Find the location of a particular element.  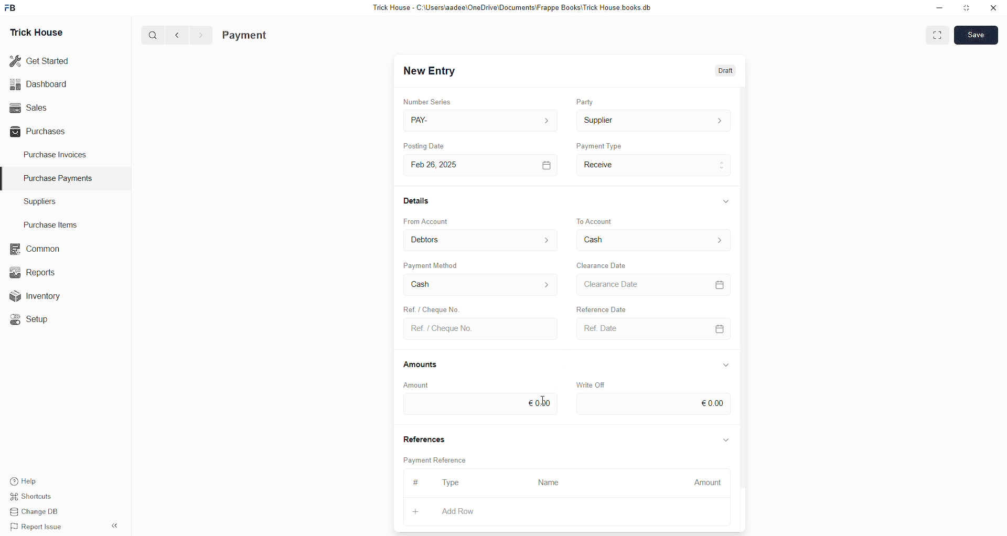

Maximize is located at coordinates (967, 10).